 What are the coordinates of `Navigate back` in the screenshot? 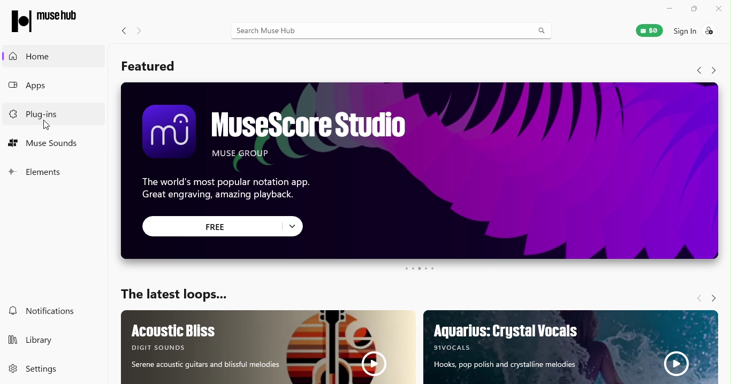 It's located at (698, 298).